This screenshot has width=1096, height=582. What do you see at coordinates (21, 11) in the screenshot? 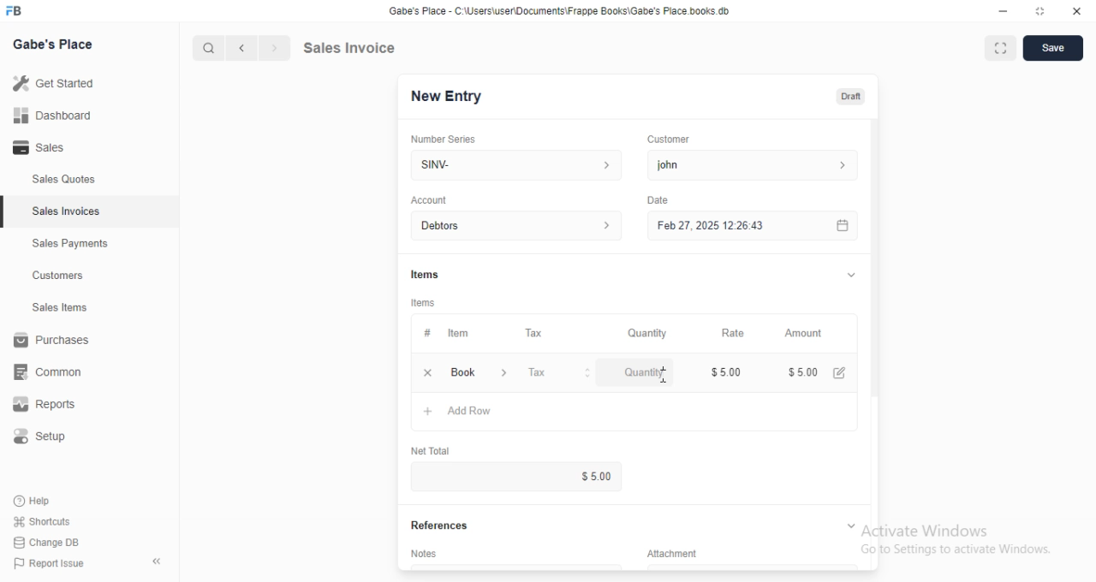
I see `Logo` at bounding box center [21, 11].